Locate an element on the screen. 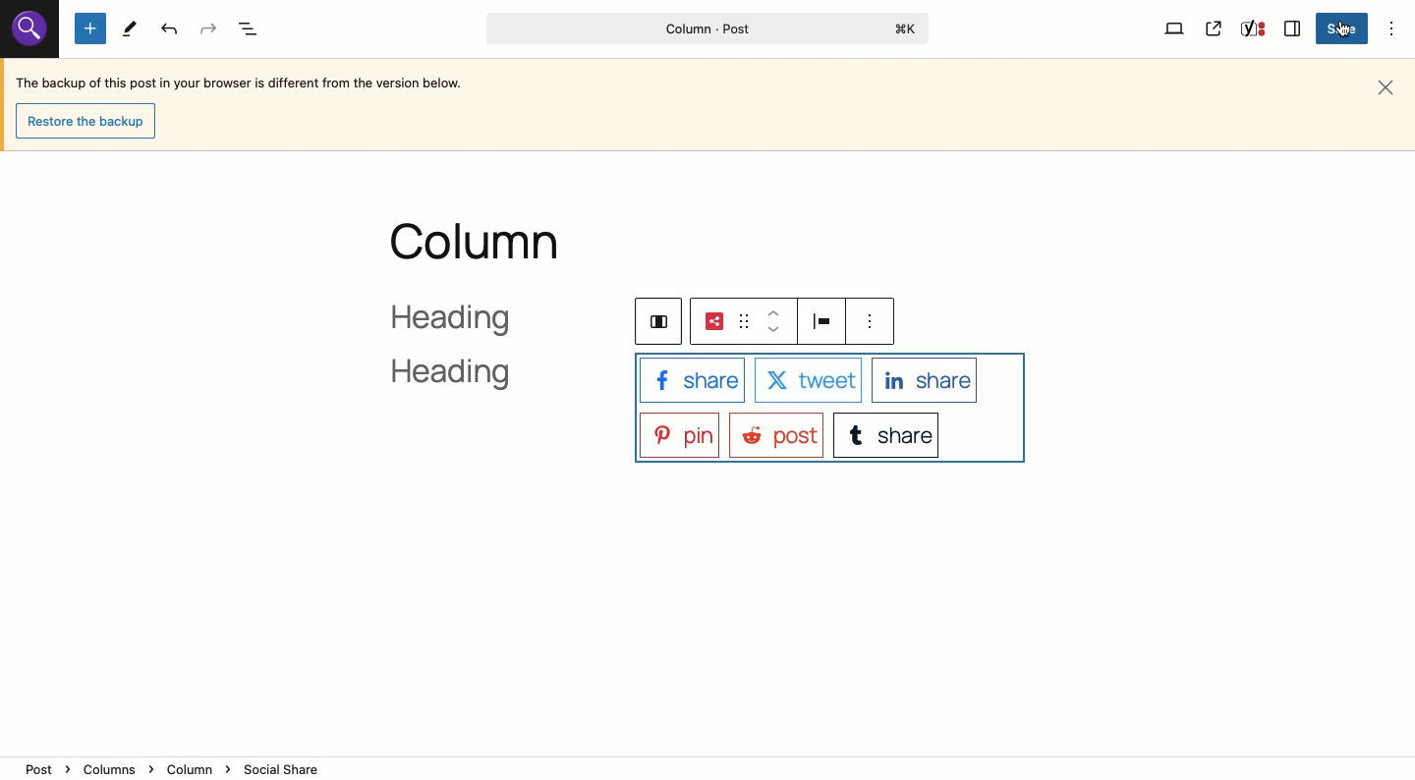 The image size is (1415, 780). Facebook is located at coordinates (691, 379).